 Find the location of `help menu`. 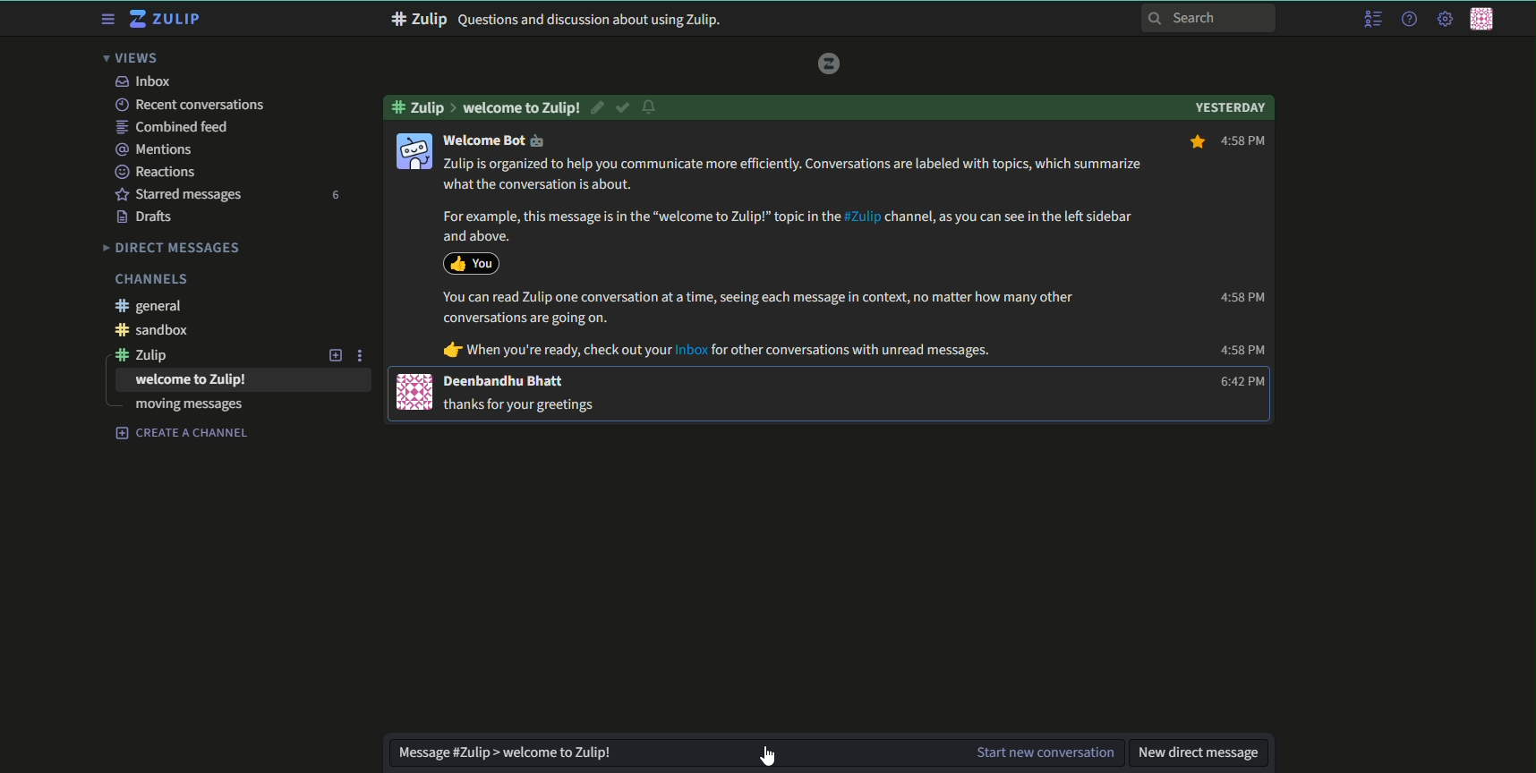

help menu is located at coordinates (1407, 20).